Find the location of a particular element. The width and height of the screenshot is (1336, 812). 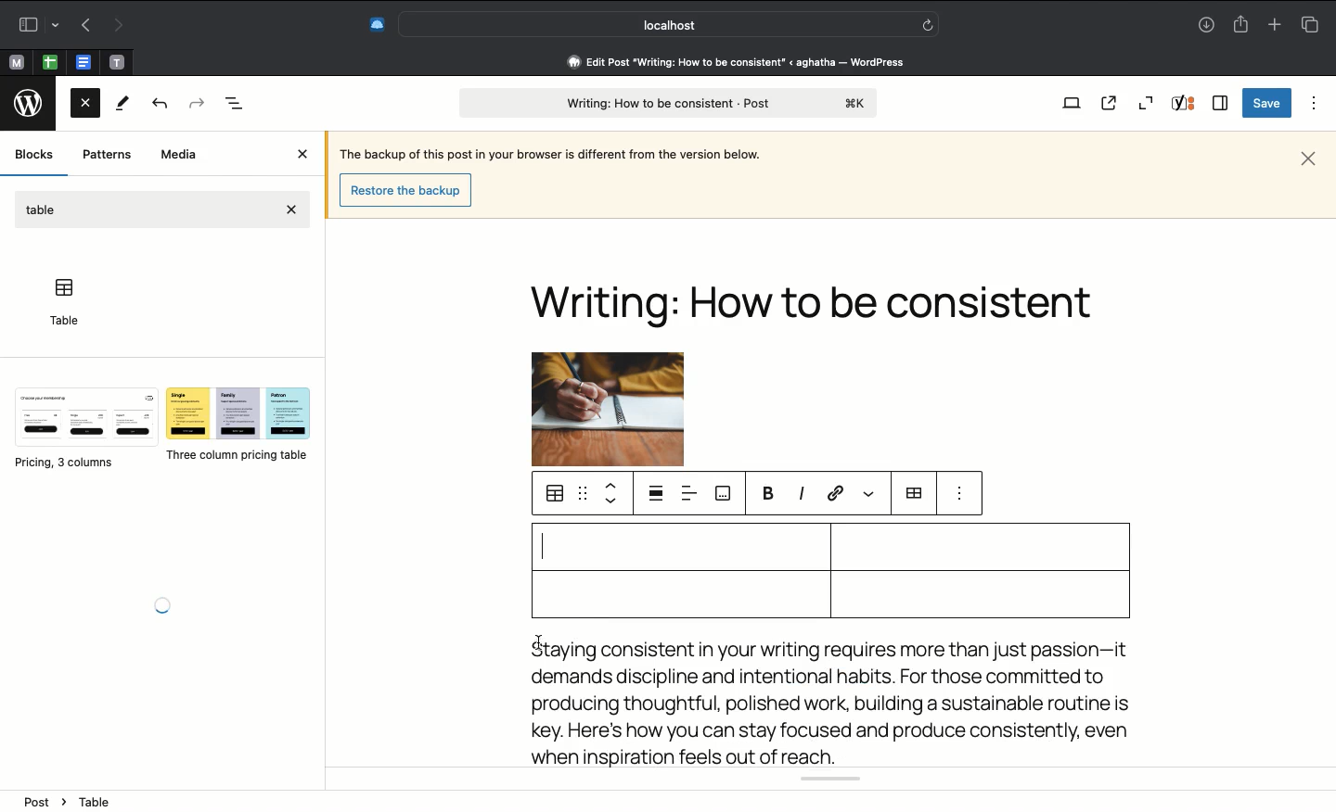

Move up move down is located at coordinates (612, 494).